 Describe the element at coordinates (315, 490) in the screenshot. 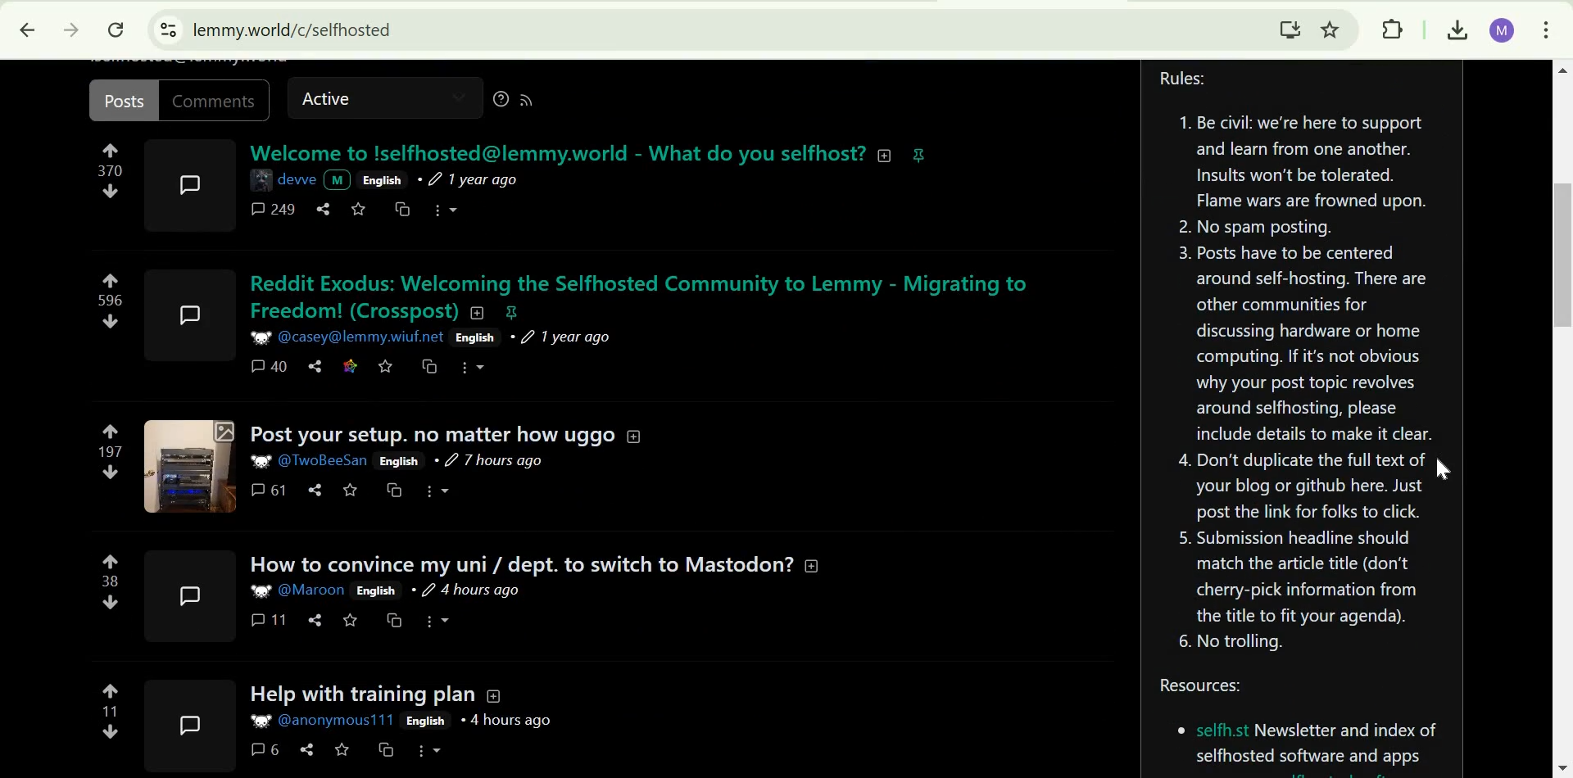

I see `share` at that location.